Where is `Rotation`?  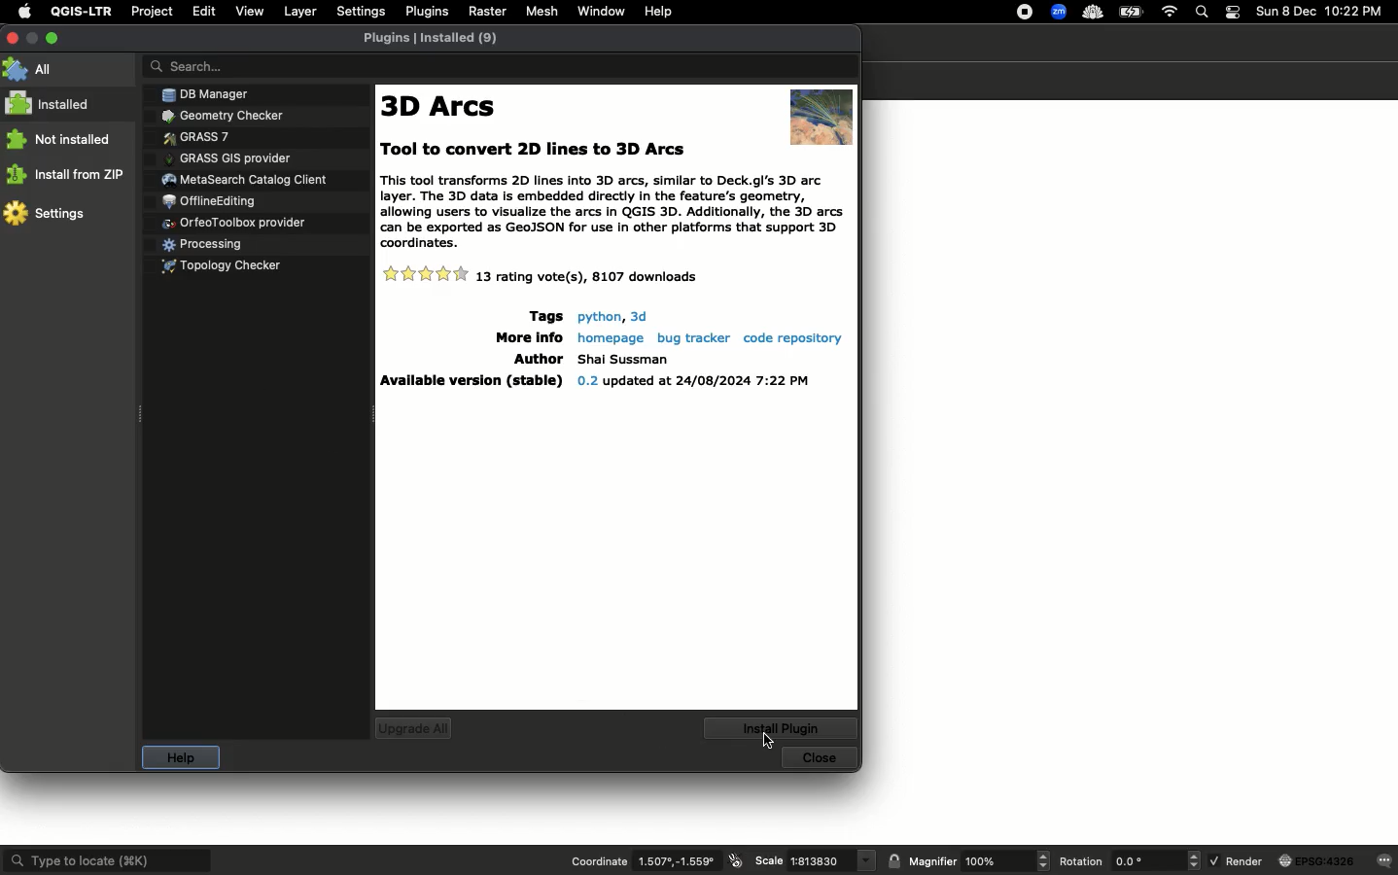 Rotation is located at coordinates (1082, 861).